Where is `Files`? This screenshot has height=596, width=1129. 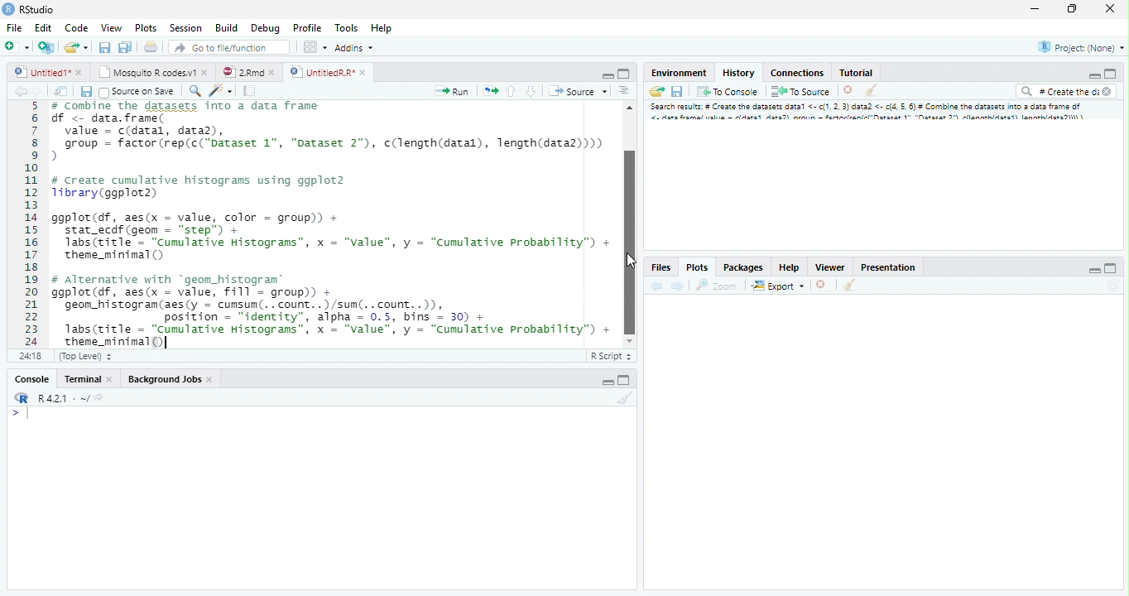 Files is located at coordinates (661, 266).